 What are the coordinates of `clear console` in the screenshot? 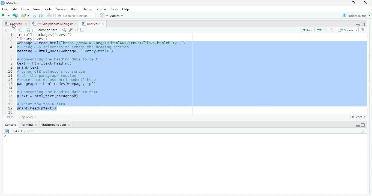 It's located at (365, 130).